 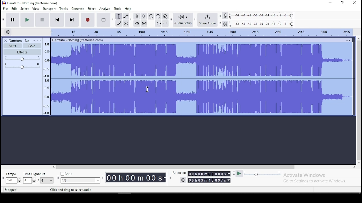 What do you see at coordinates (27, 20) in the screenshot?
I see `play` at bounding box center [27, 20].